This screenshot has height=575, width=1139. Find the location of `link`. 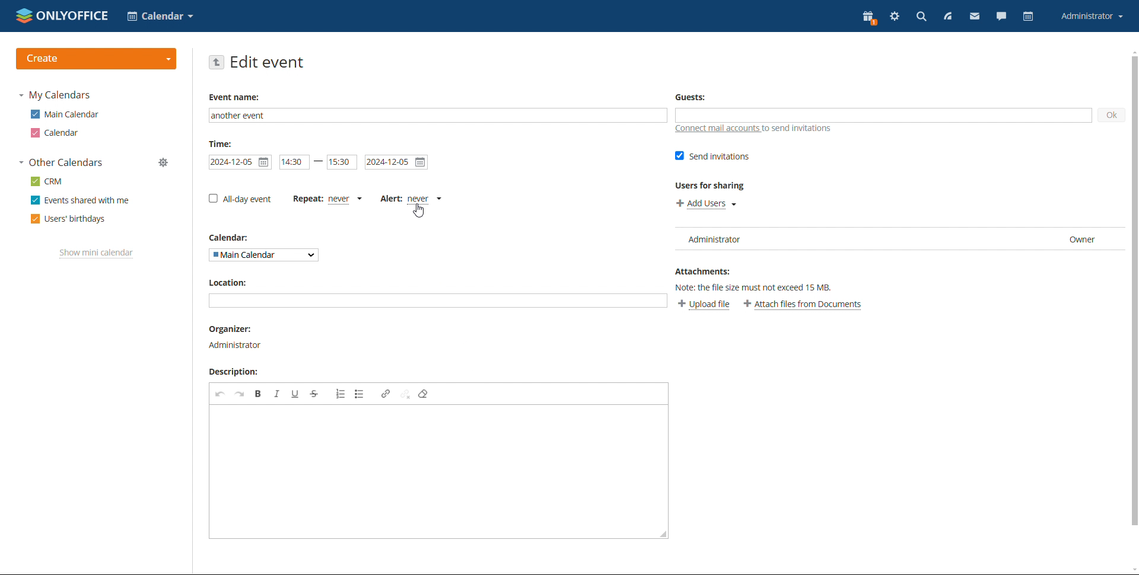

link is located at coordinates (385, 394).